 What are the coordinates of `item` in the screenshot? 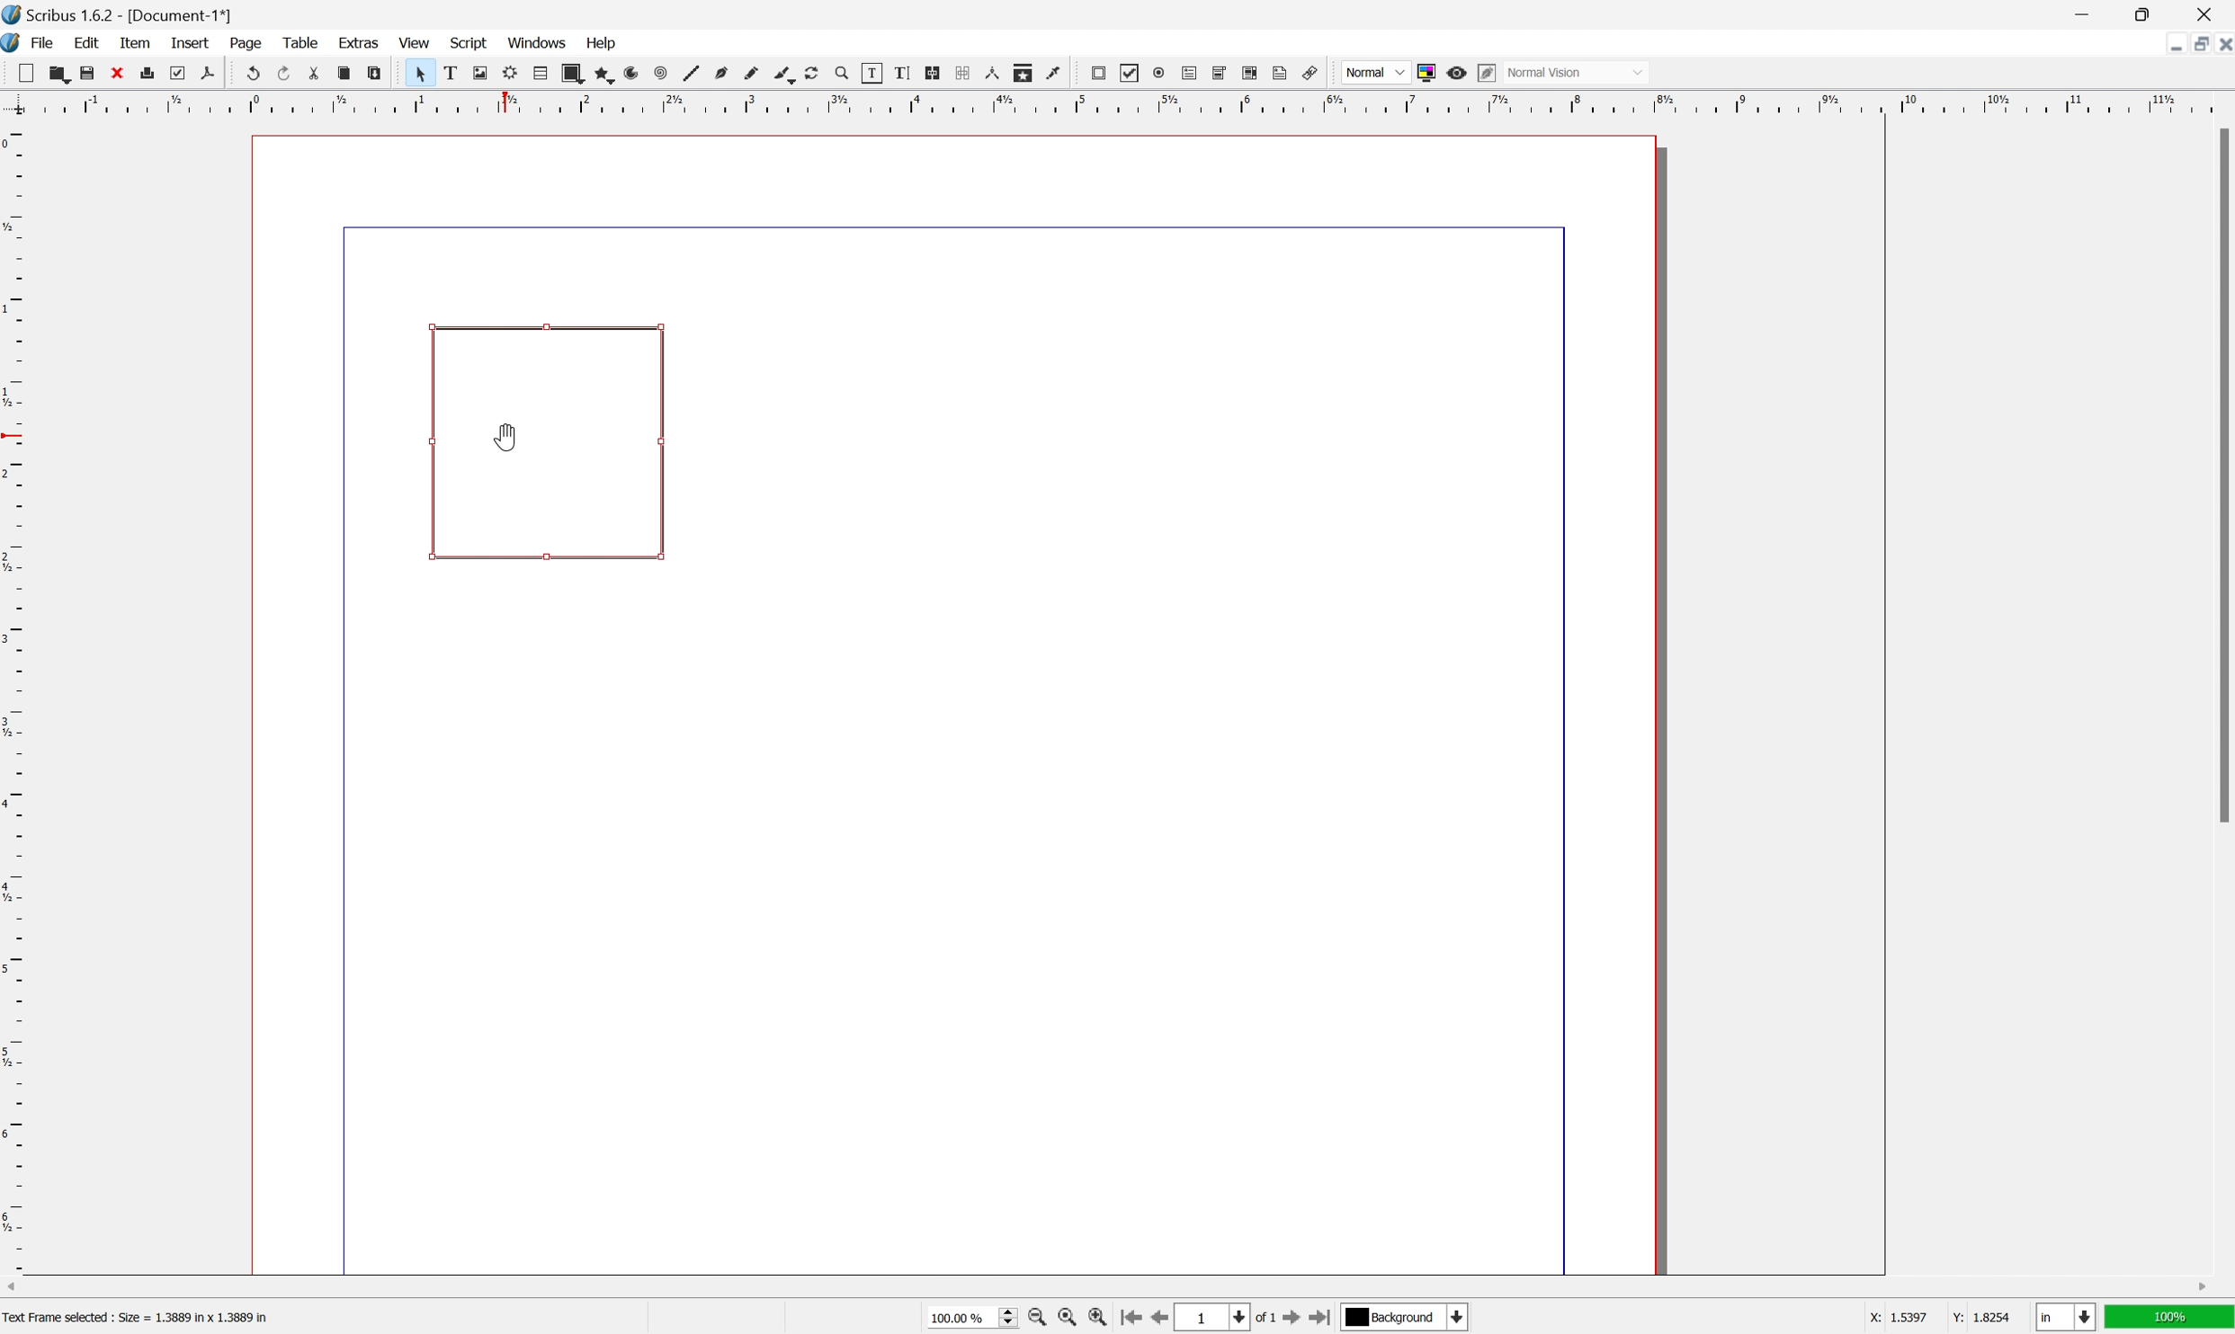 It's located at (138, 42).